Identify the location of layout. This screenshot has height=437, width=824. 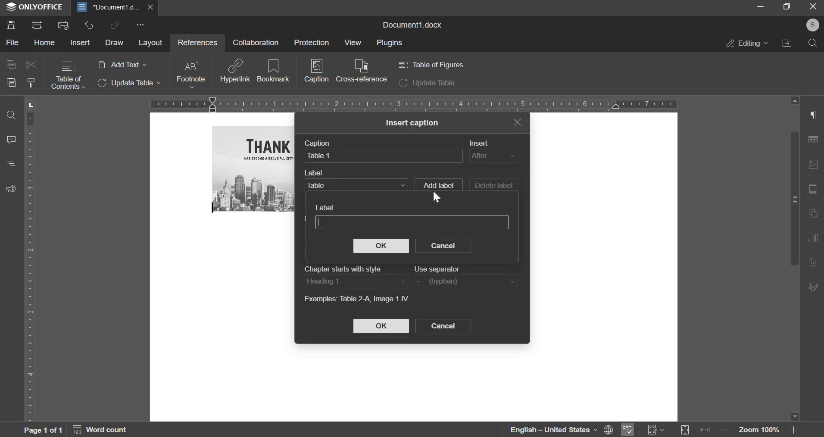
(150, 44).